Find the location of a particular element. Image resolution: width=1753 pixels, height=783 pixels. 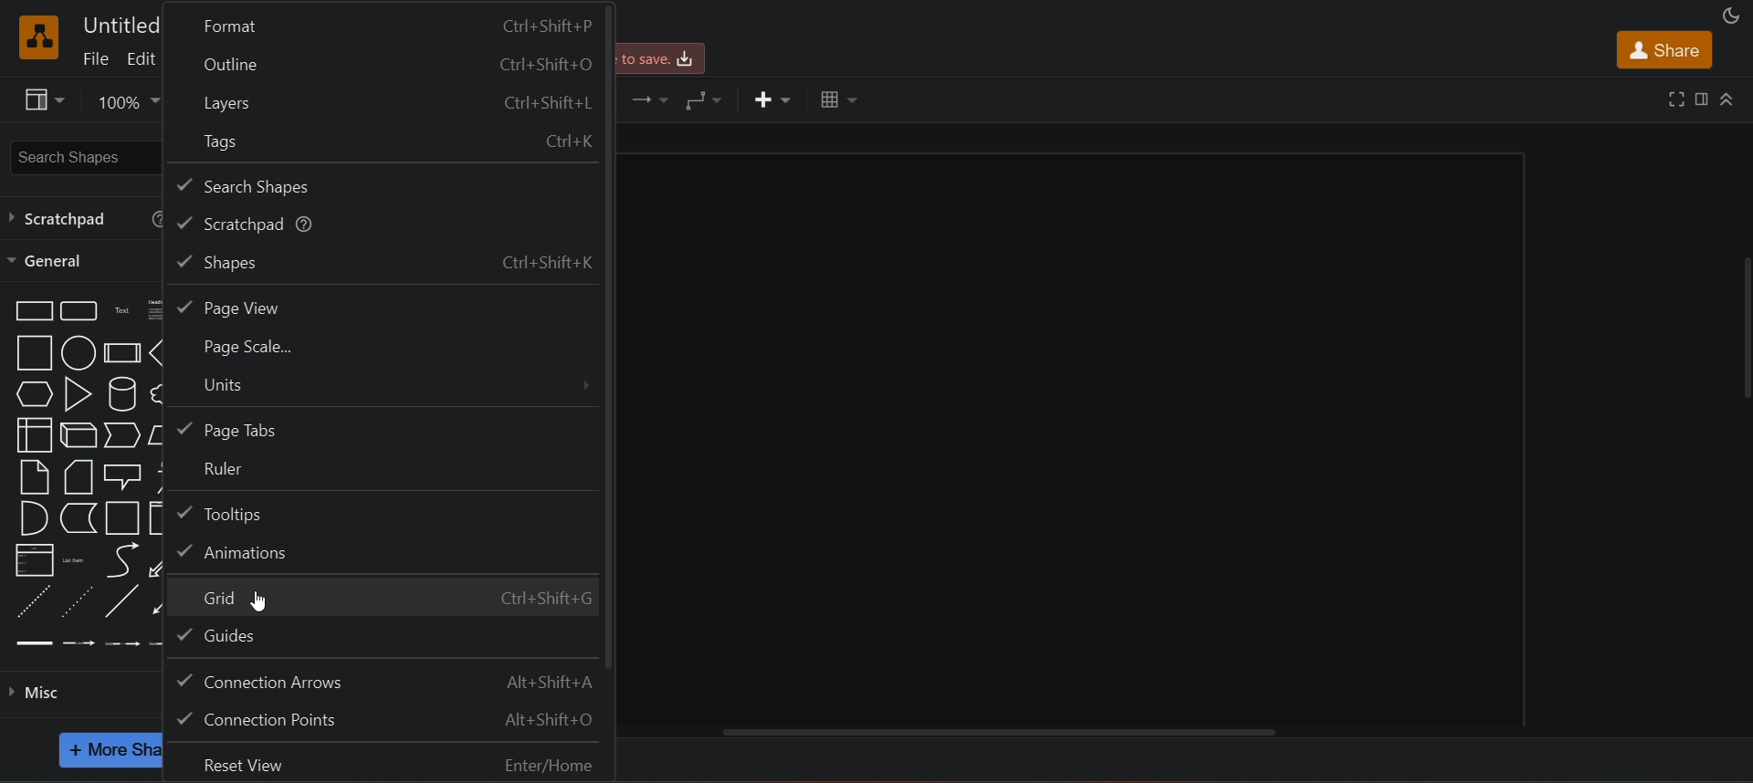

connector with 2 labels is located at coordinates (121, 642).